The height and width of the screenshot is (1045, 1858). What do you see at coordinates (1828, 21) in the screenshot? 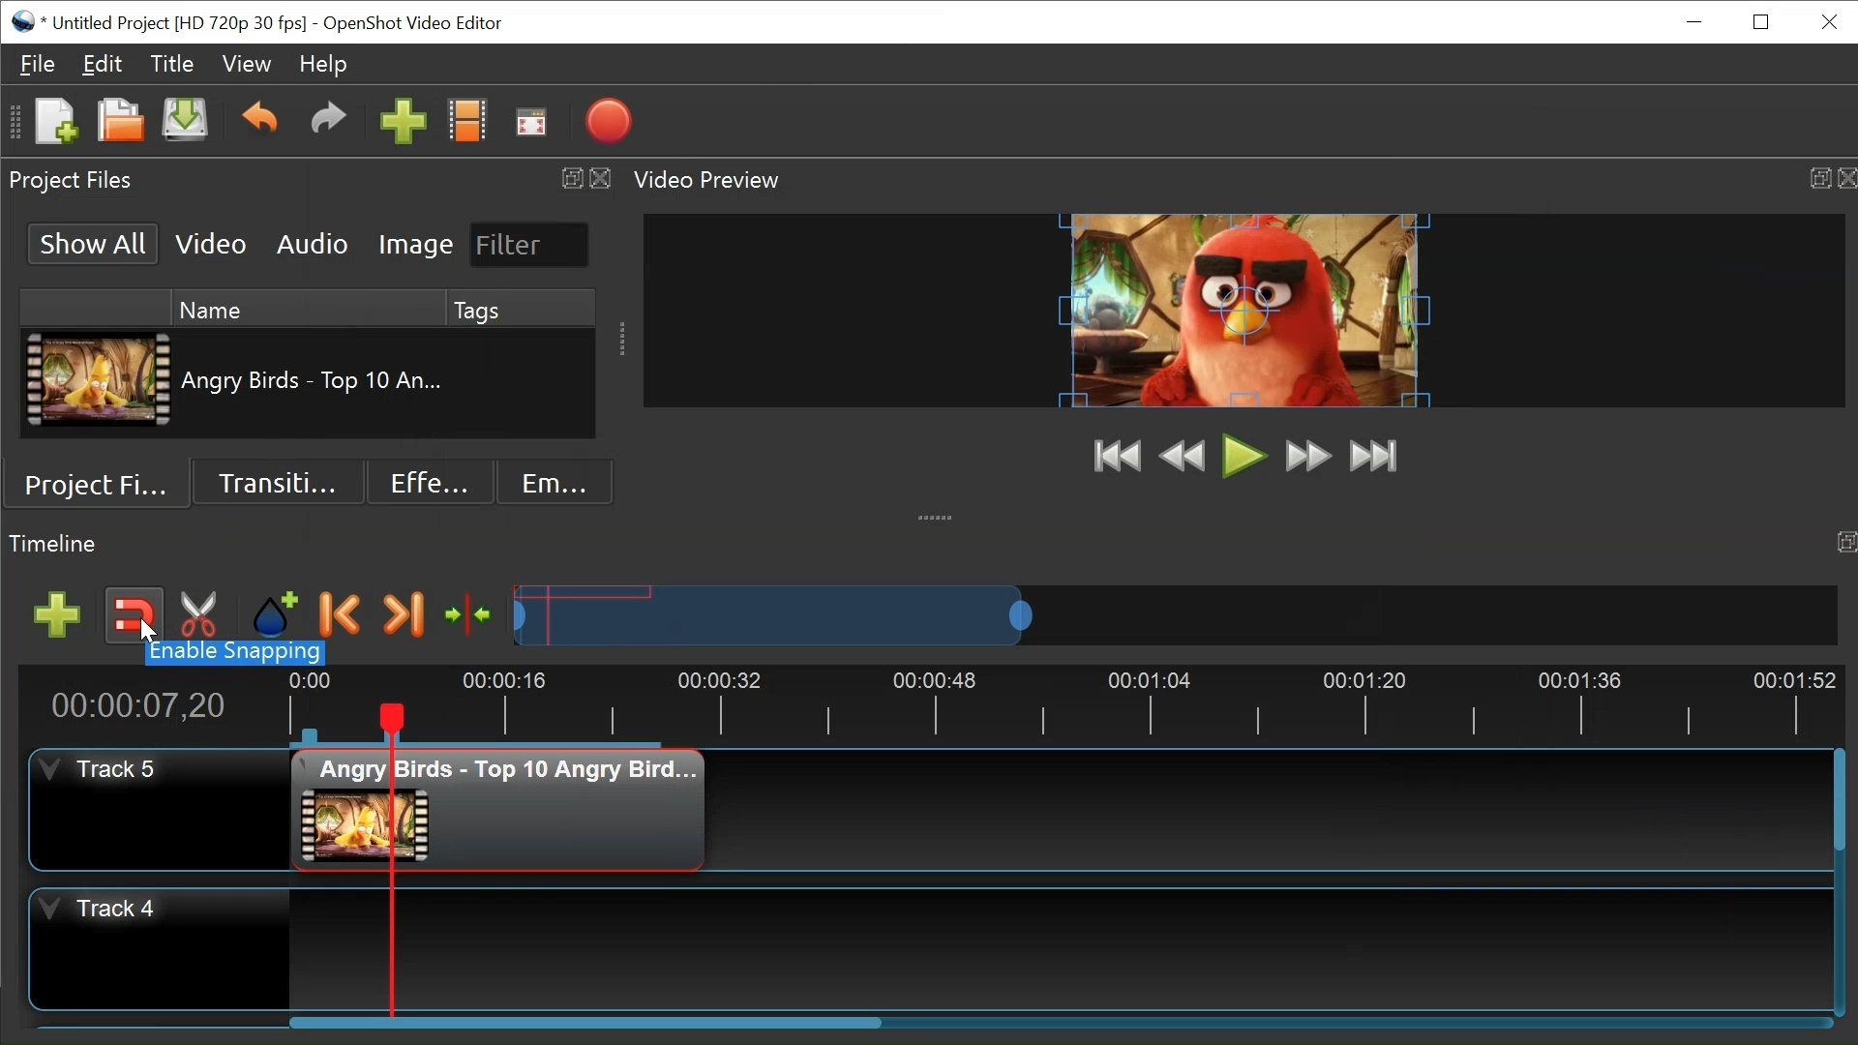
I see `Close` at bounding box center [1828, 21].